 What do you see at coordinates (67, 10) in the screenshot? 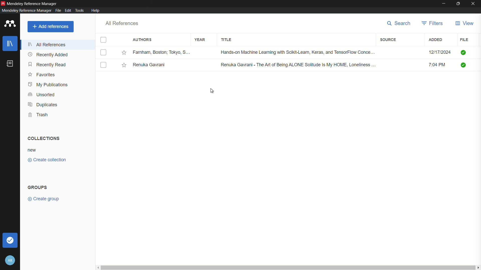
I see `edit menu` at bounding box center [67, 10].